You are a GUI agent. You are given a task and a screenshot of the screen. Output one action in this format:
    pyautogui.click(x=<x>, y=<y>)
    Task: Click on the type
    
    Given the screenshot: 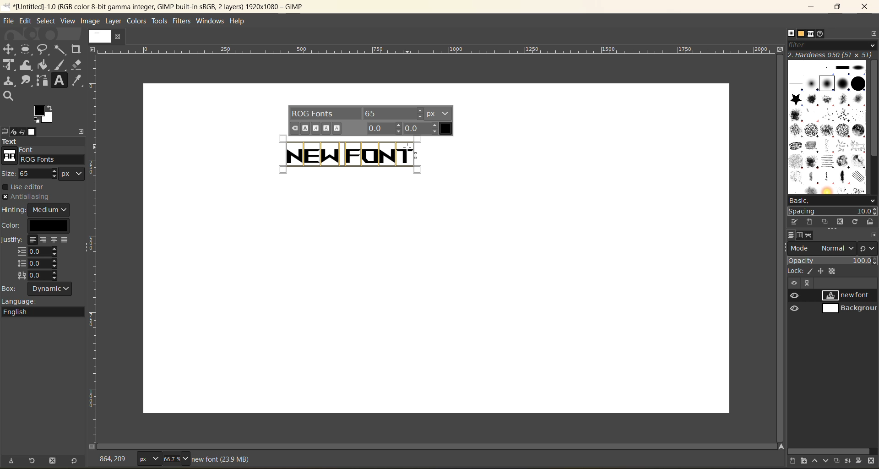 What is the action you would take?
    pyautogui.click(x=148, y=458)
    